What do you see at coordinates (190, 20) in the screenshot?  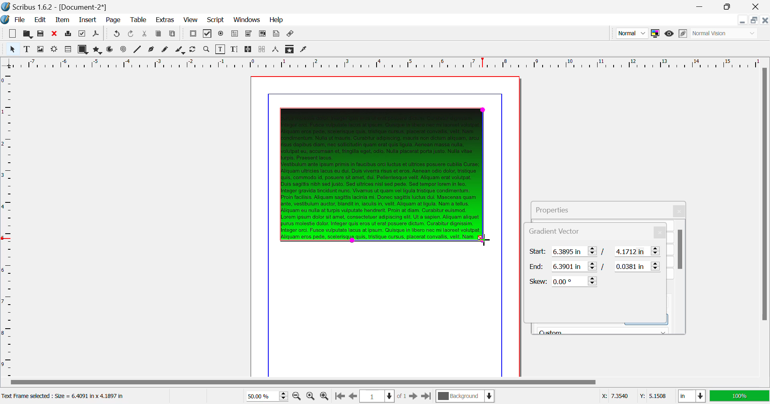 I see `View` at bounding box center [190, 20].